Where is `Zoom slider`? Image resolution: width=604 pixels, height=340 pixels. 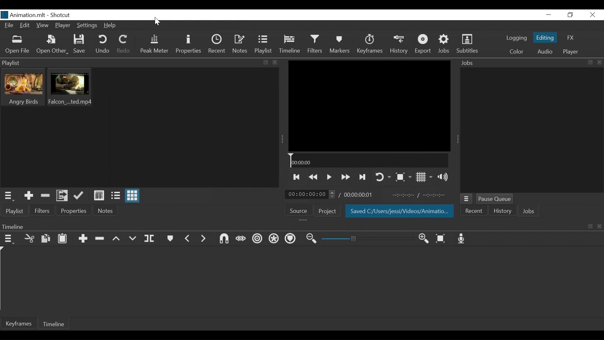 Zoom slider is located at coordinates (369, 239).